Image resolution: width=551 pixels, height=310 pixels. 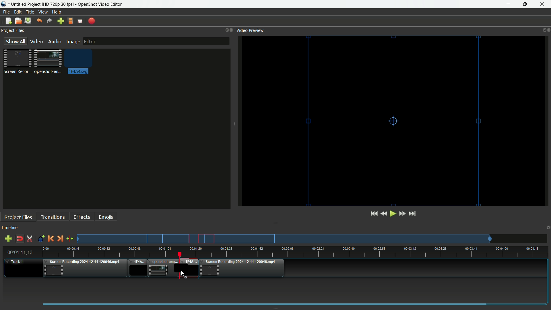 What do you see at coordinates (30, 239) in the screenshot?
I see `Enable razor` at bounding box center [30, 239].